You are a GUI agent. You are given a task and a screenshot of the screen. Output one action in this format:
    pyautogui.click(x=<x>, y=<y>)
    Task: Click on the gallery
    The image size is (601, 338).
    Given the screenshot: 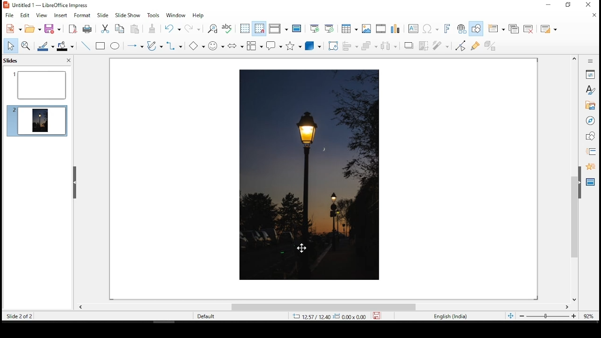 What is the action you would take?
    pyautogui.click(x=590, y=106)
    